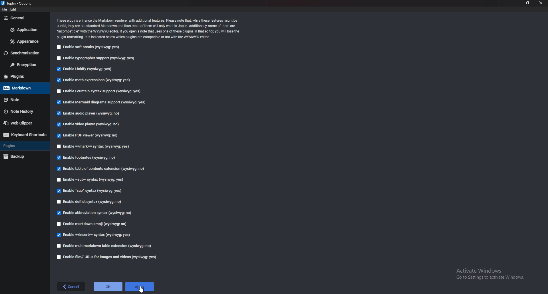 Image resolution: width=548 pixels, height=294 pixels. I want to click on Plugins, so click(23, 77).